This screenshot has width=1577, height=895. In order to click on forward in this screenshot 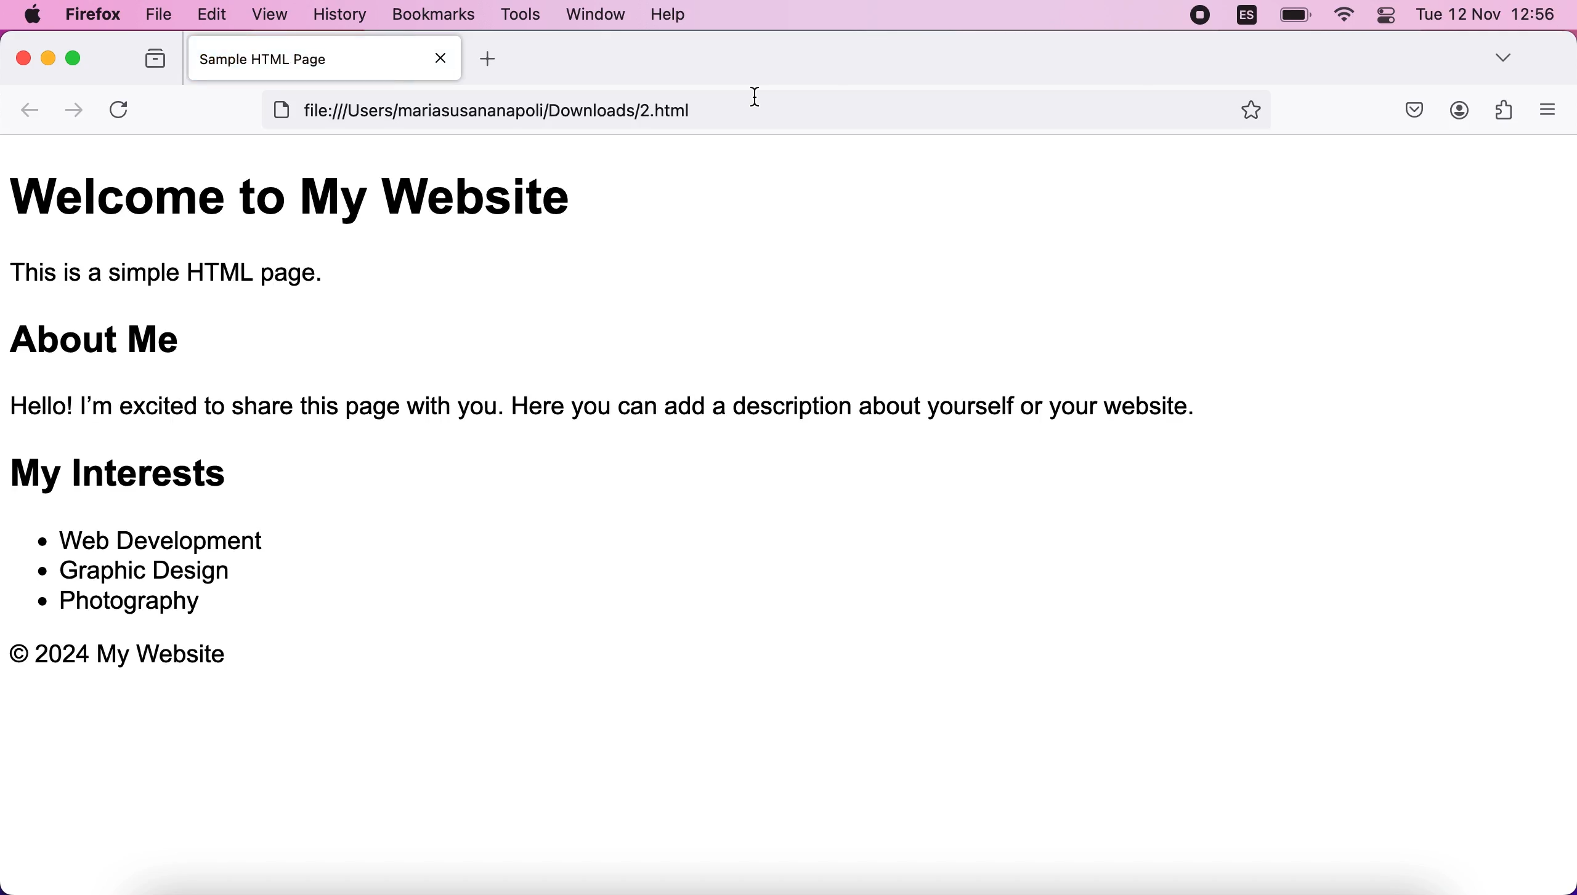, I will do `click(78, 110)`.